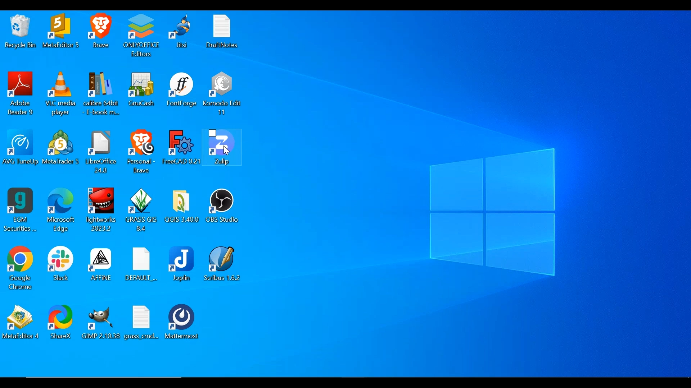 This screenshot has width=691, height=388. Describe the element at coordinates (63, 148) in the screenshot. I see `Meta Desktop Icon` at that location.